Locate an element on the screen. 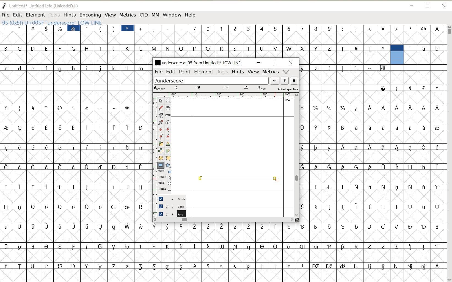 This screenshot has width=452, height=282. perform a perspective transformation on the selection is located at coordinates (168, 158).